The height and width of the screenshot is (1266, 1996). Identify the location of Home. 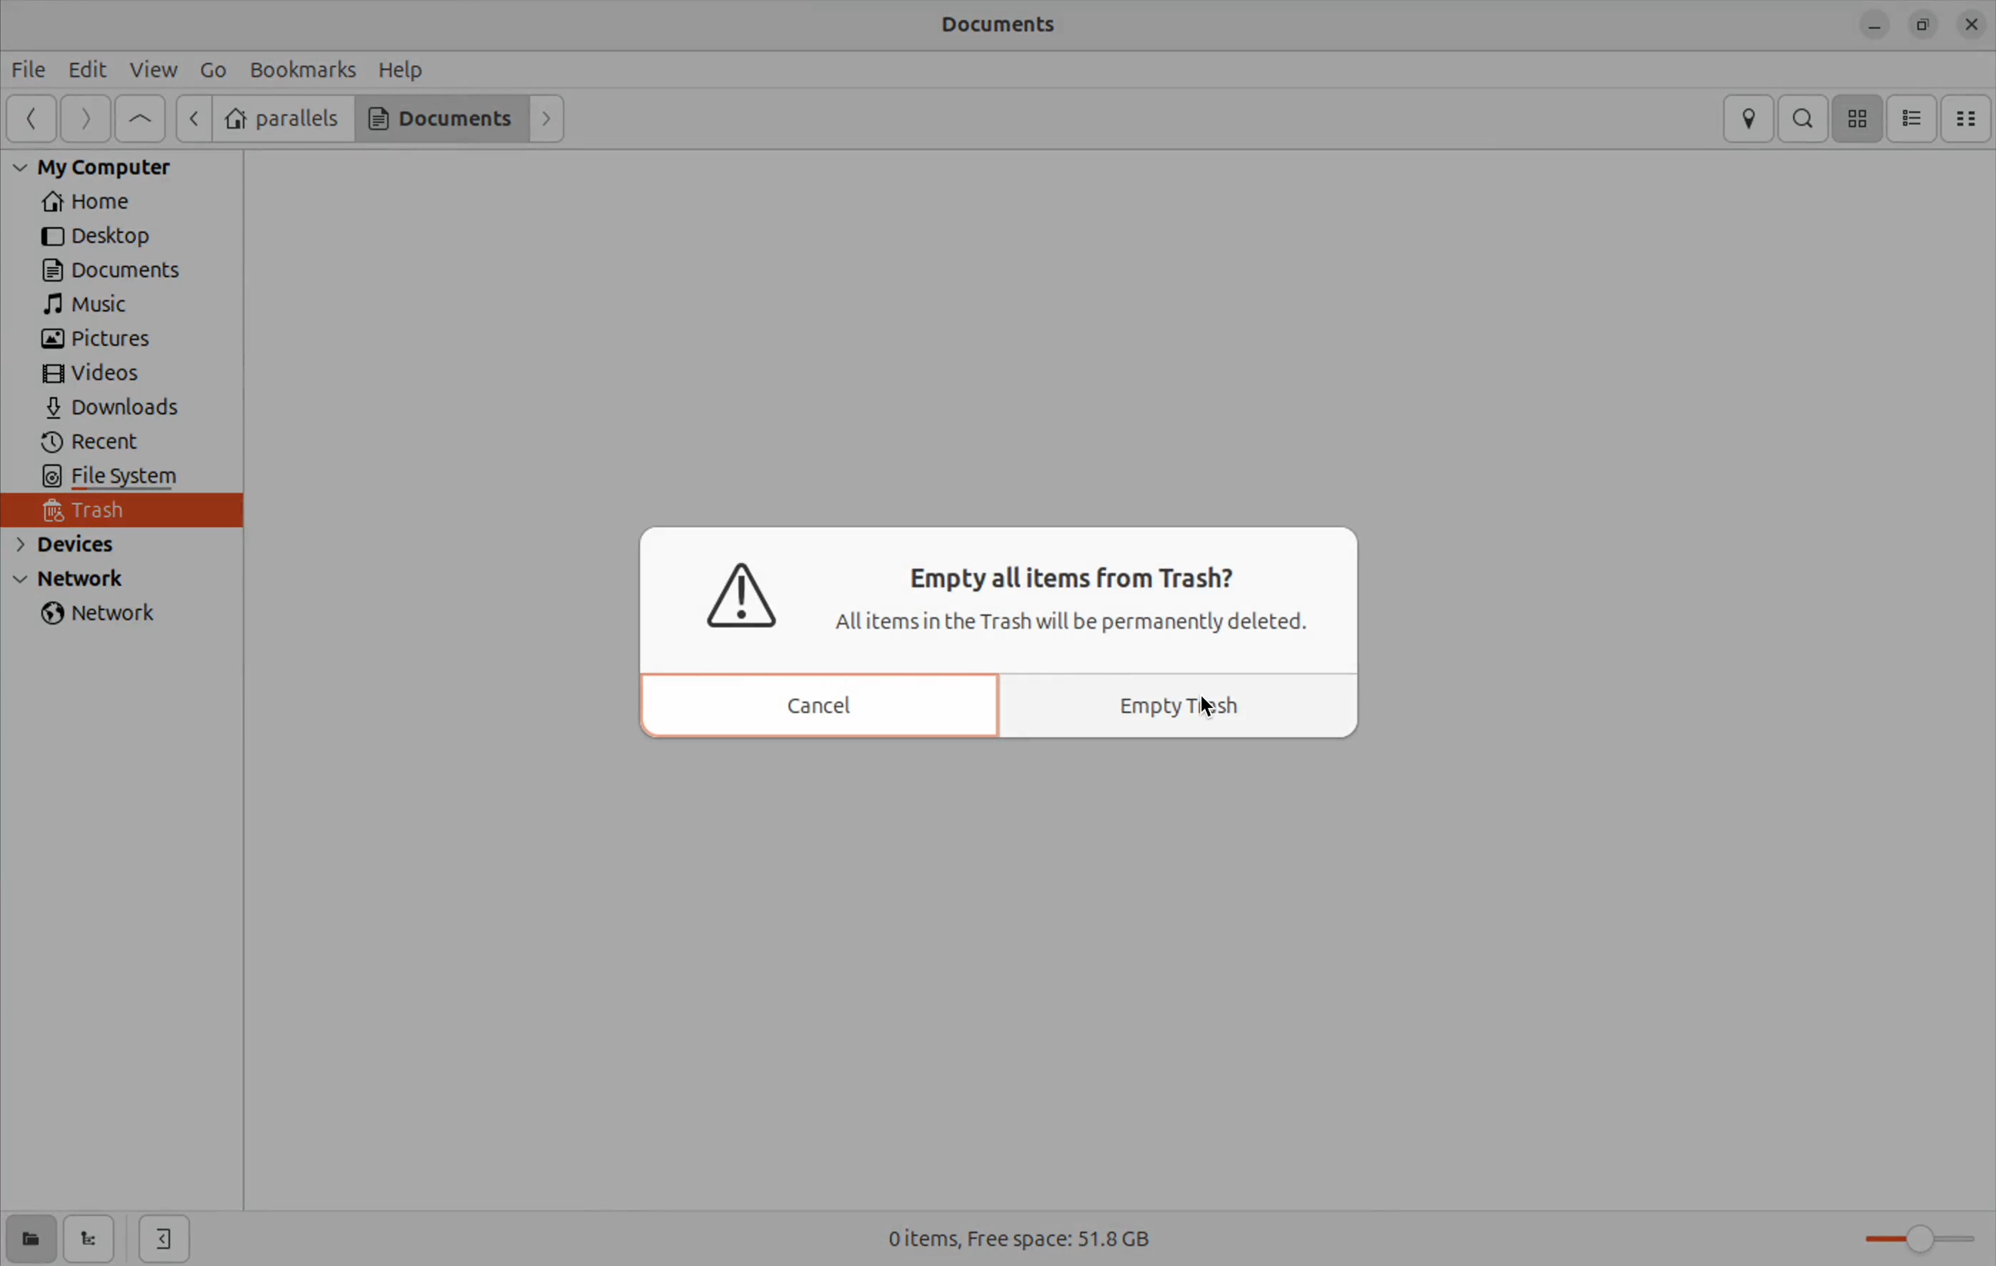
(105, 202).